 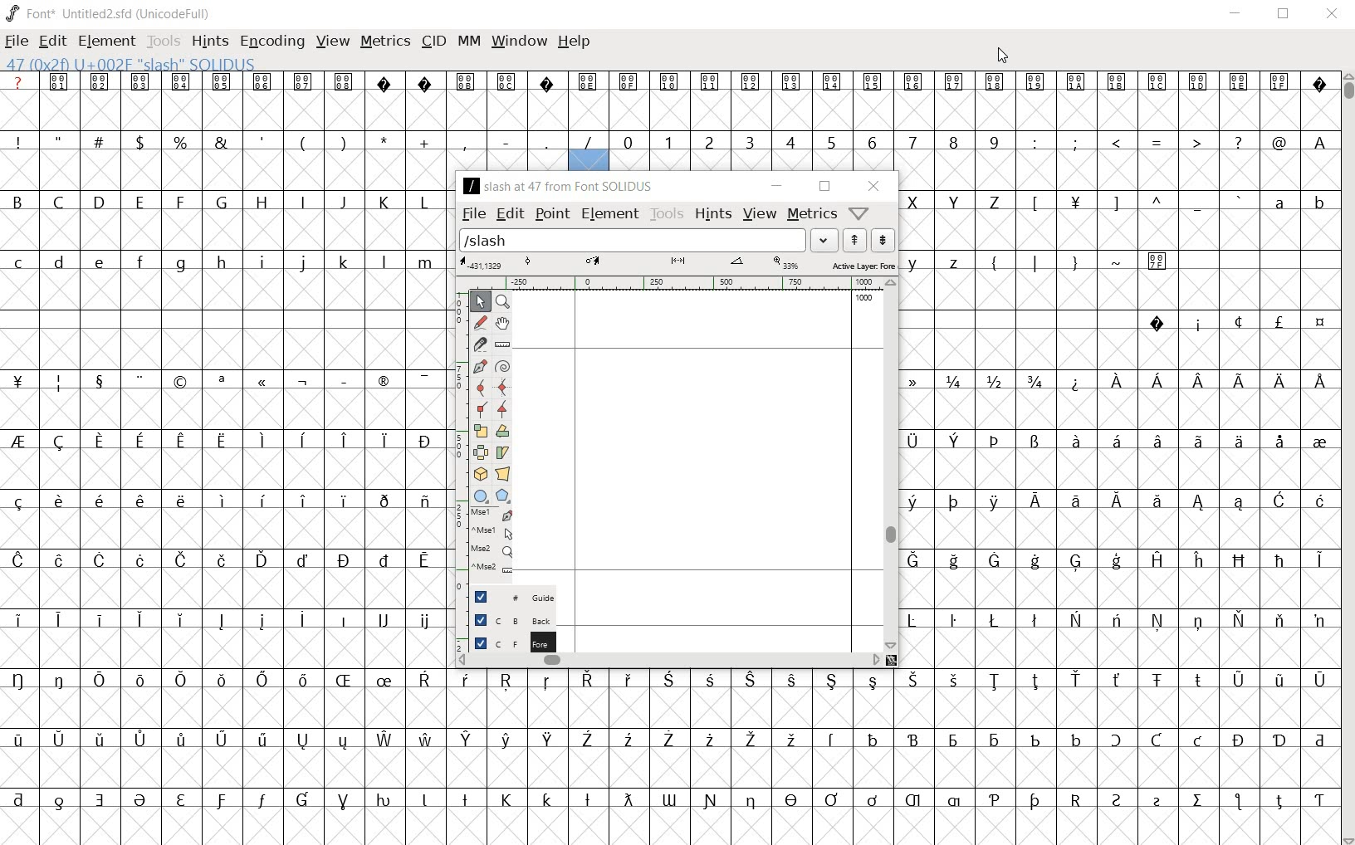 What do you see at coordinates (517, 42) in the screenshot?
I see `WINDOW` at bounding box center [517, 42].